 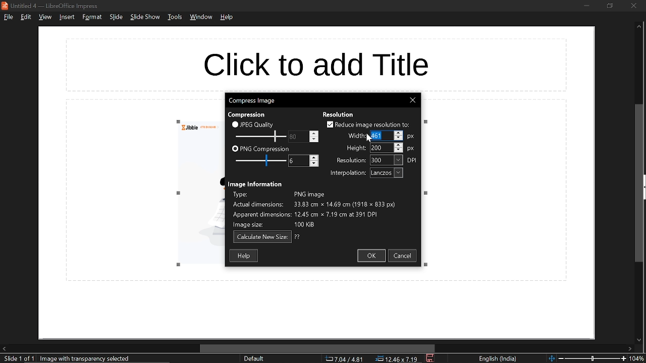 I want to click on sheet style, so click(x=253, y=359).